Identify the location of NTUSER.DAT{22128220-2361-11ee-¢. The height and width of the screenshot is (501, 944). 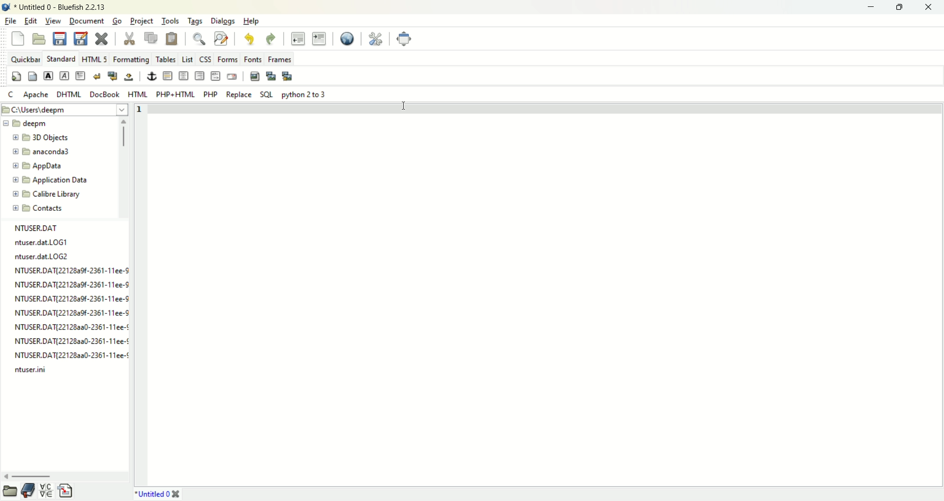
(70, 324).